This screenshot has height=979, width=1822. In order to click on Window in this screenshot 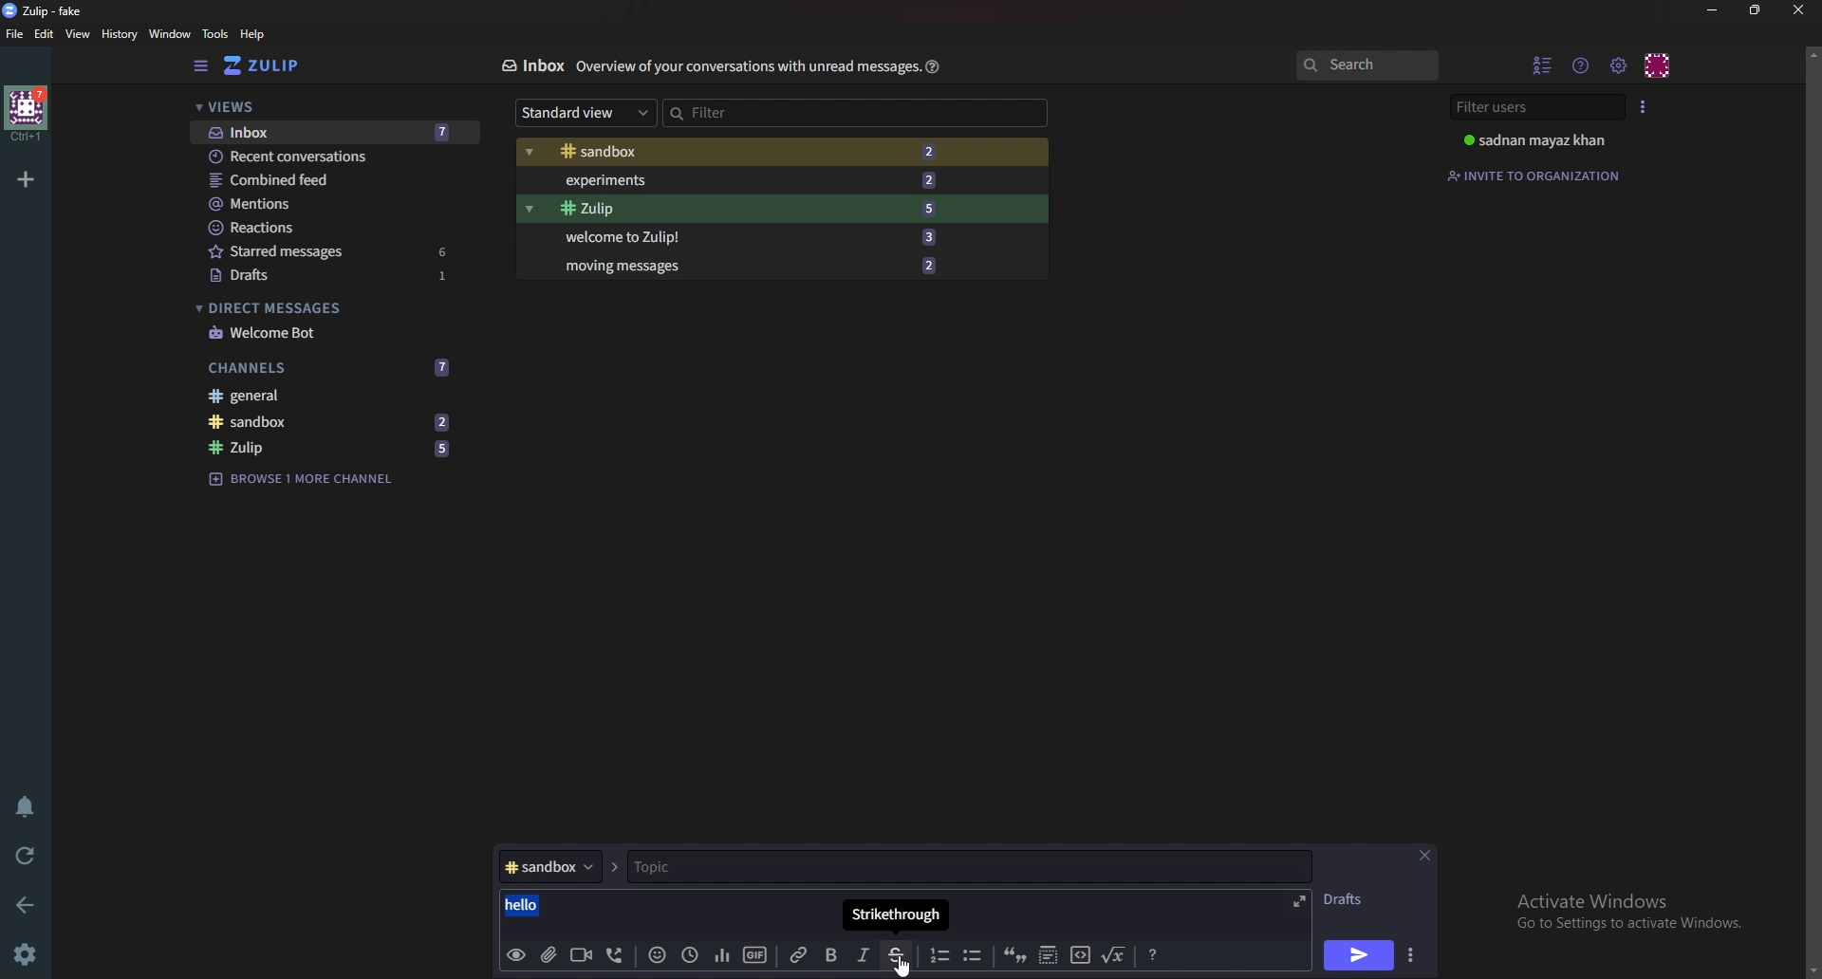, I will do `click(171, 34)`.